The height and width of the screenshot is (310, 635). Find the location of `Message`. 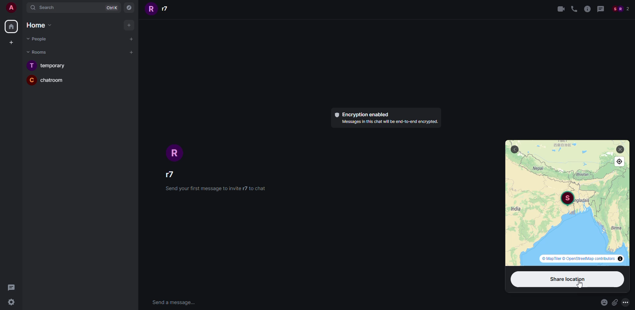

Message is located at coordinates (13, 288).